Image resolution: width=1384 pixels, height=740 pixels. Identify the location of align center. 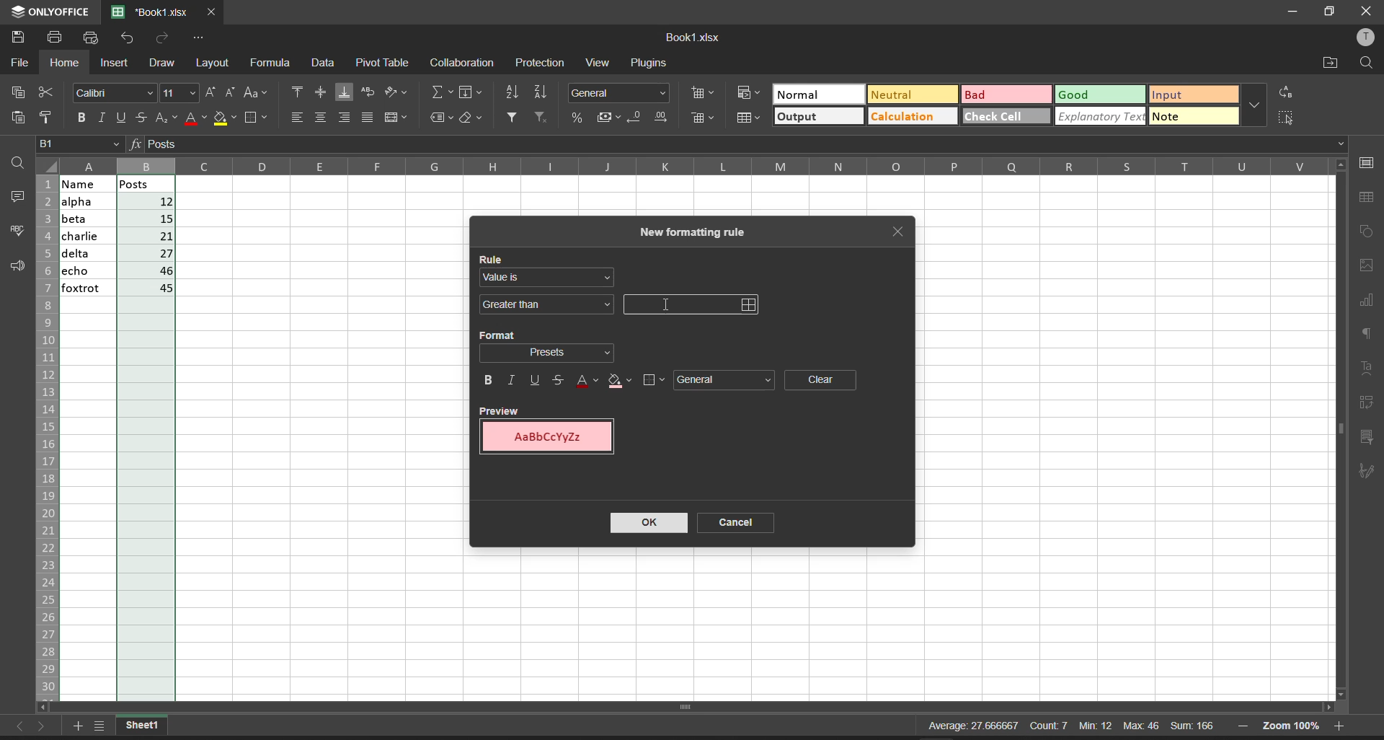
(317, 92).